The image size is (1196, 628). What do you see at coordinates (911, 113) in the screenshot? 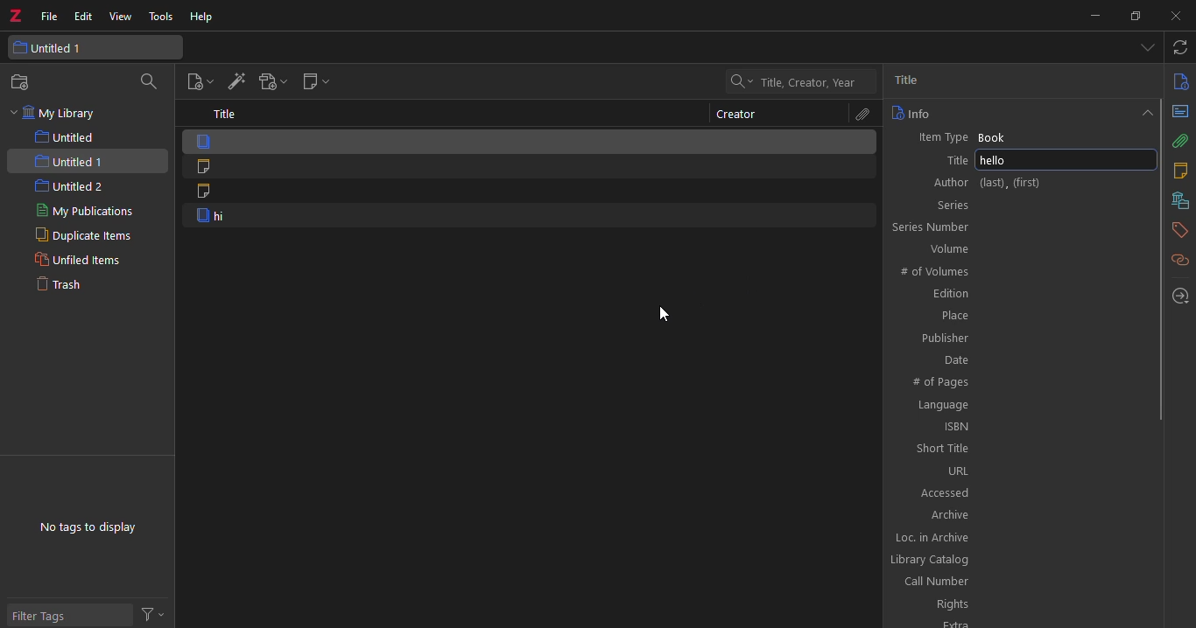
I see `info` at bounding box center [911, 113].